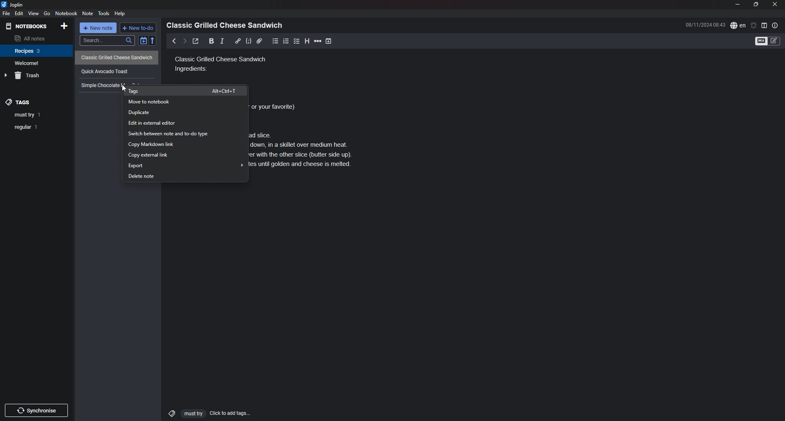  What do you see at coordinates (206, 413) in the screenshot?
I see `click to add tags` at bounding box center [206, 413].